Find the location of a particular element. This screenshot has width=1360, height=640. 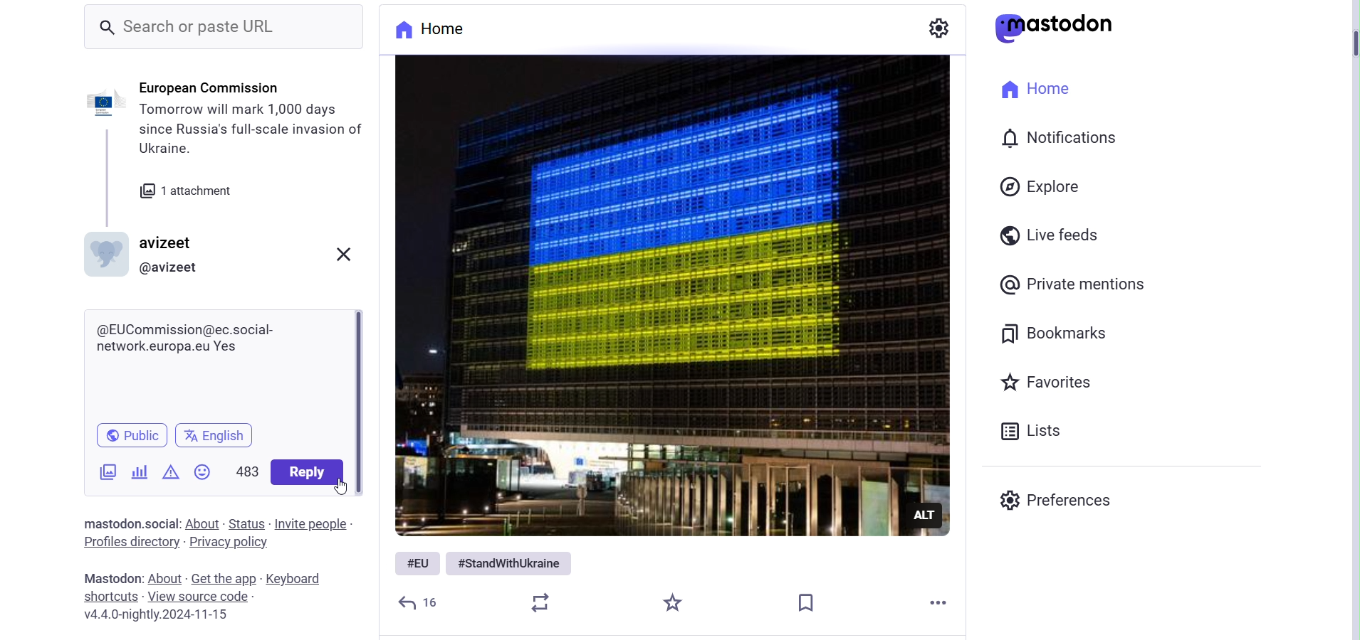

Image Posted is located at coordinates (664, 296).